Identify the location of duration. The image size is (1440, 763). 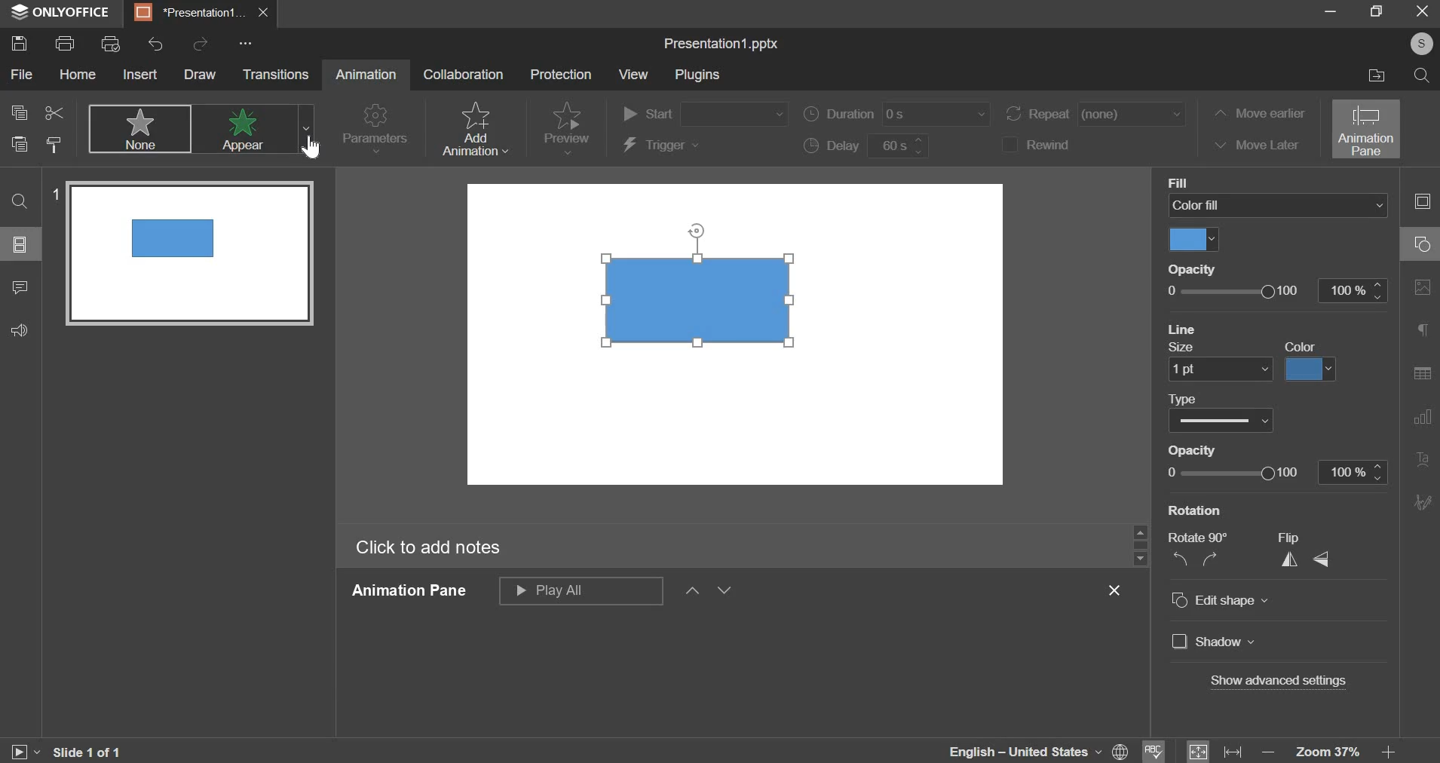
(899, 113).